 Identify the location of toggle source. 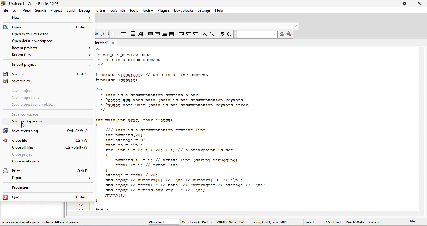
(222, 35).